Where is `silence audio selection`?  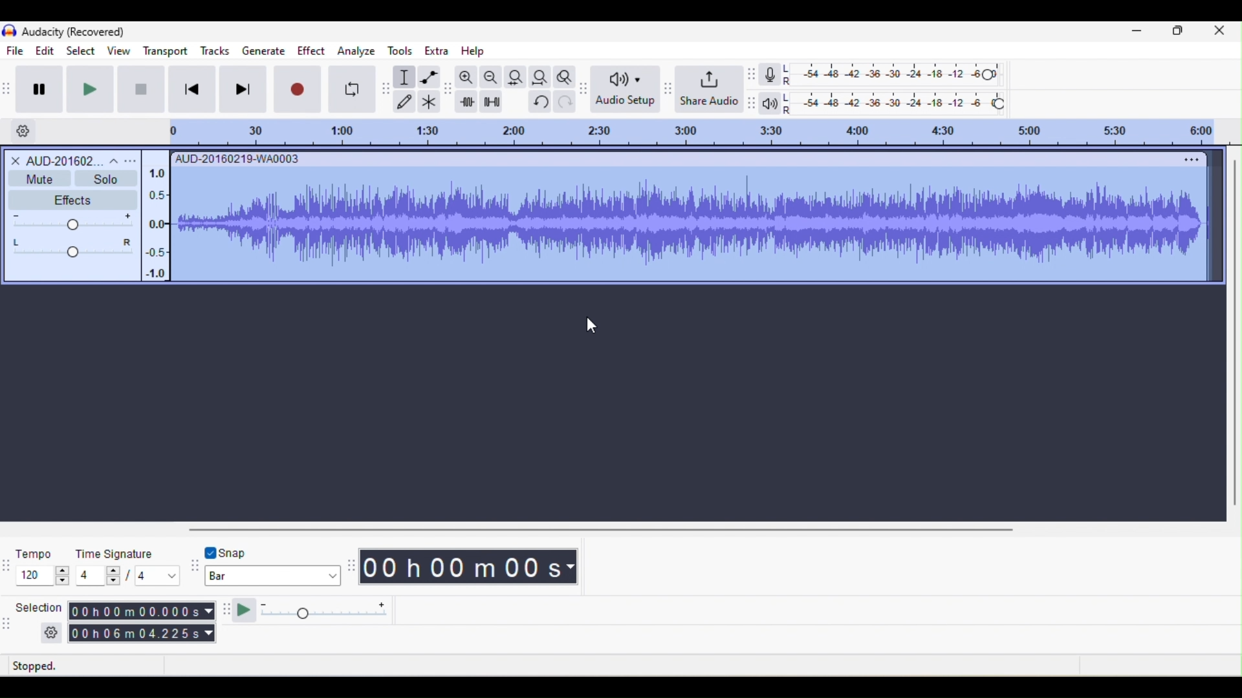
silence audio selection is located at coordinates (491, 101).